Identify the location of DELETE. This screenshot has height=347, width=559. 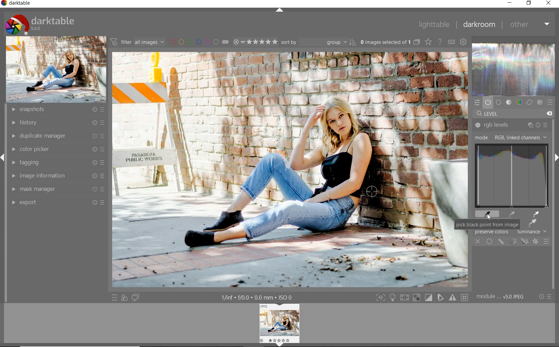
(549, 114).